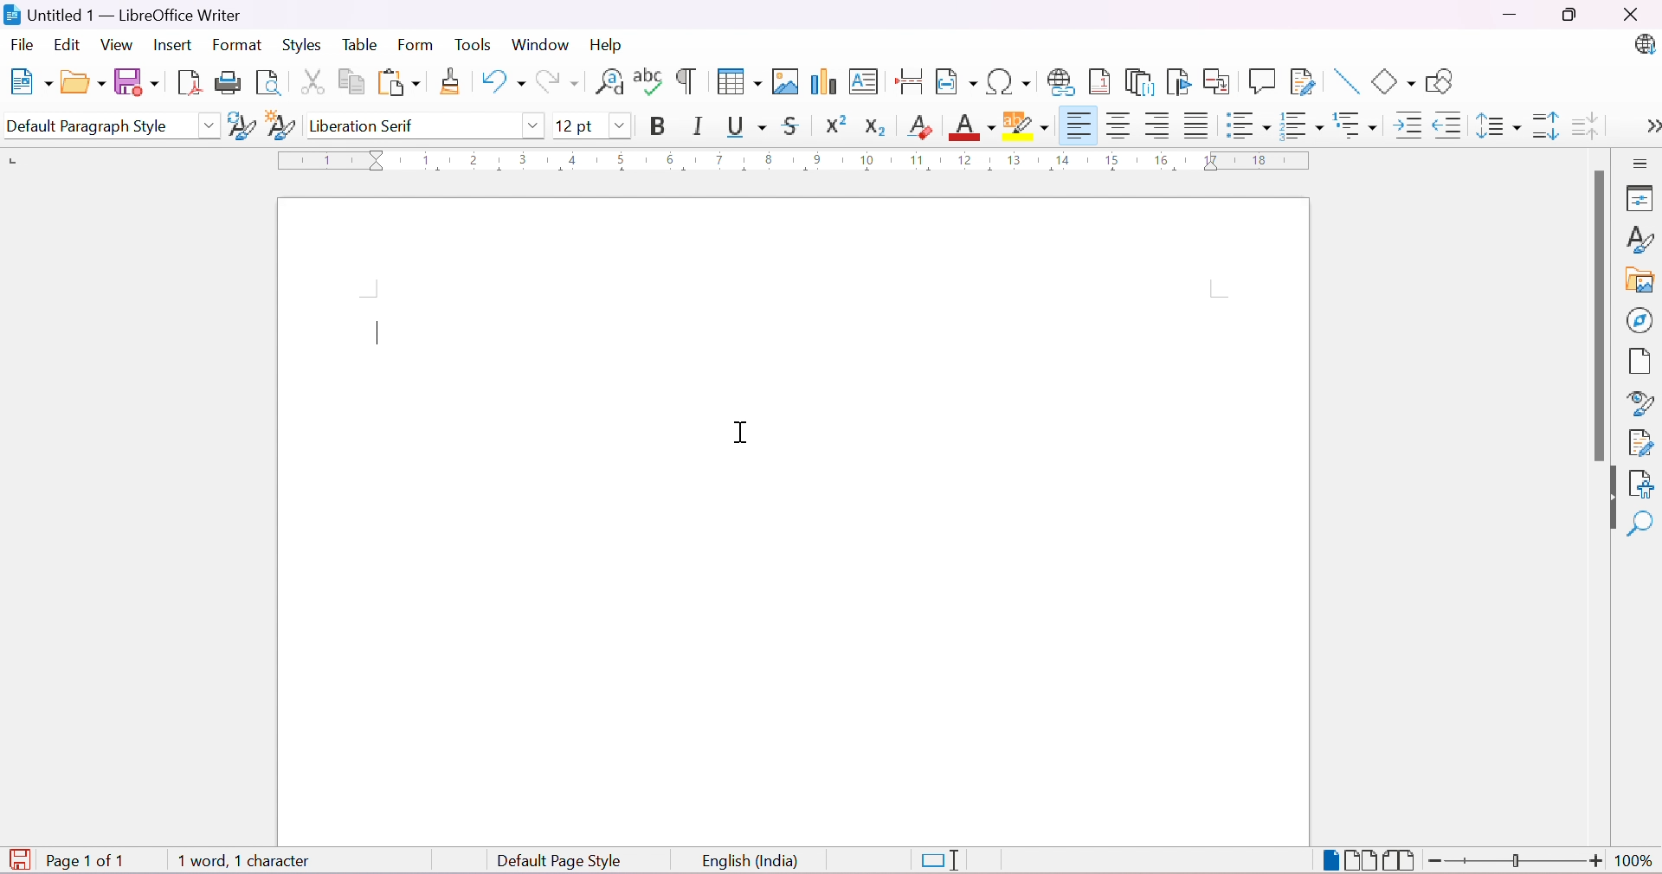  What do you see at coordinates (268, 83) in the screenshot?
I see `Toggle Print Preview` at bounding box center [268, 83].